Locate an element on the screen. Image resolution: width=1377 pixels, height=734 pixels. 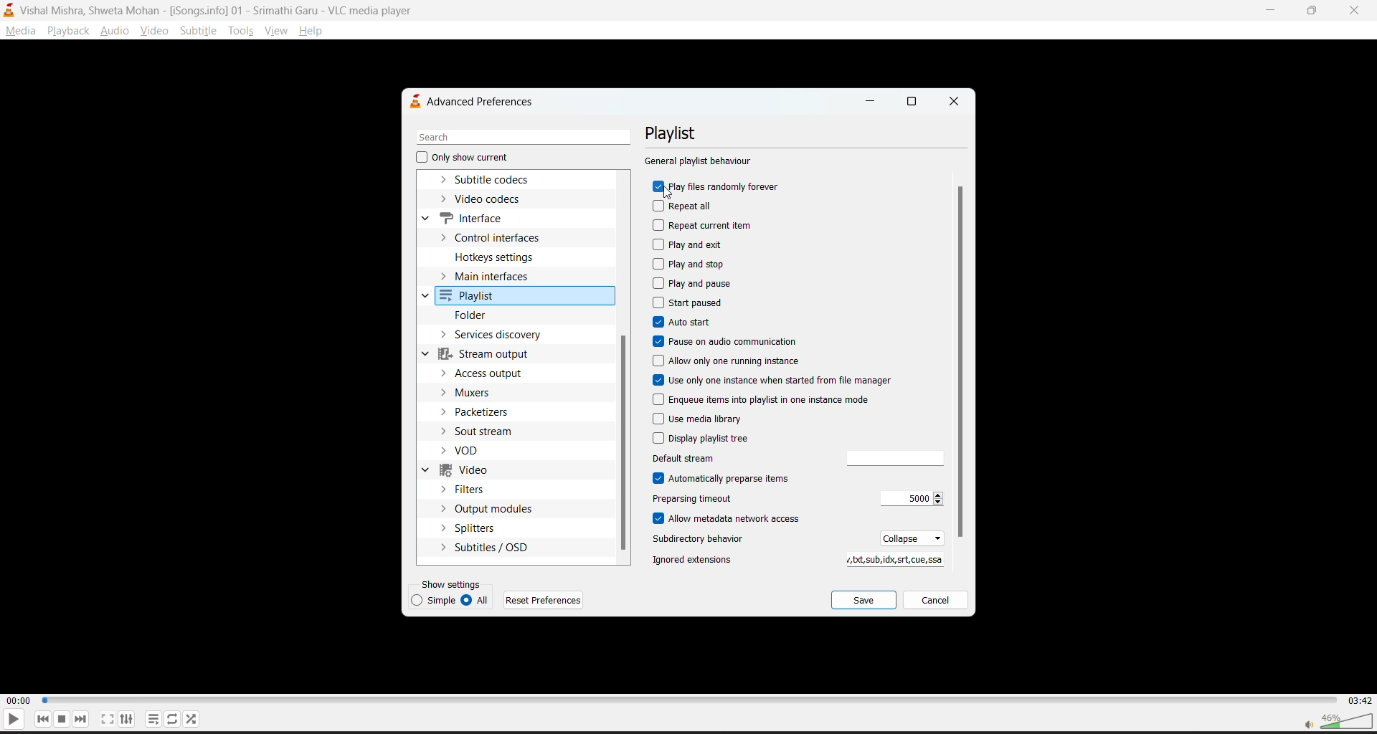
preparsing timeout is located at coordinates (796, 498).